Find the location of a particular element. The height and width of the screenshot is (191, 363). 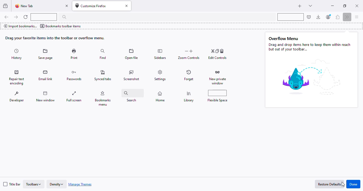

open file is located at coordinates (132, 54).